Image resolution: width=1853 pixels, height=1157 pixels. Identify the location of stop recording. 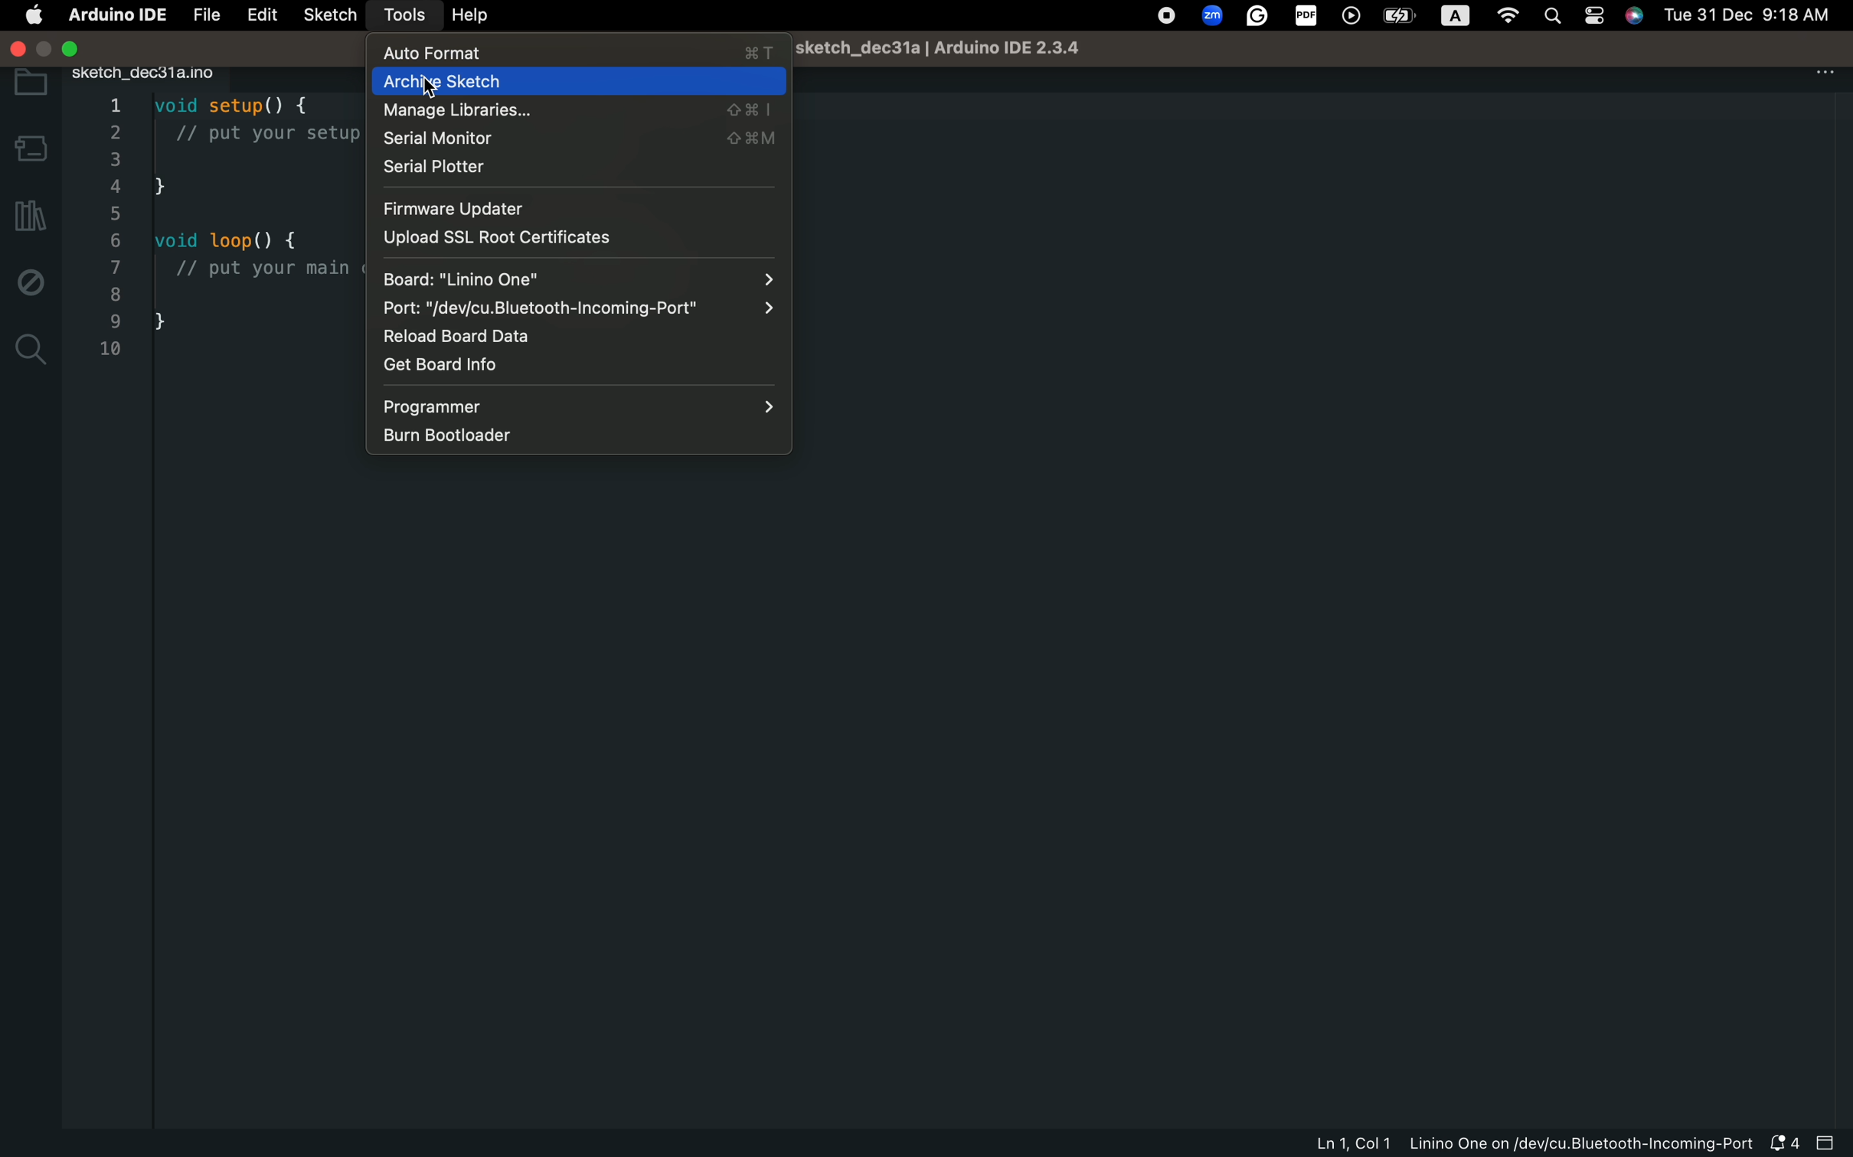
(1164, 17).